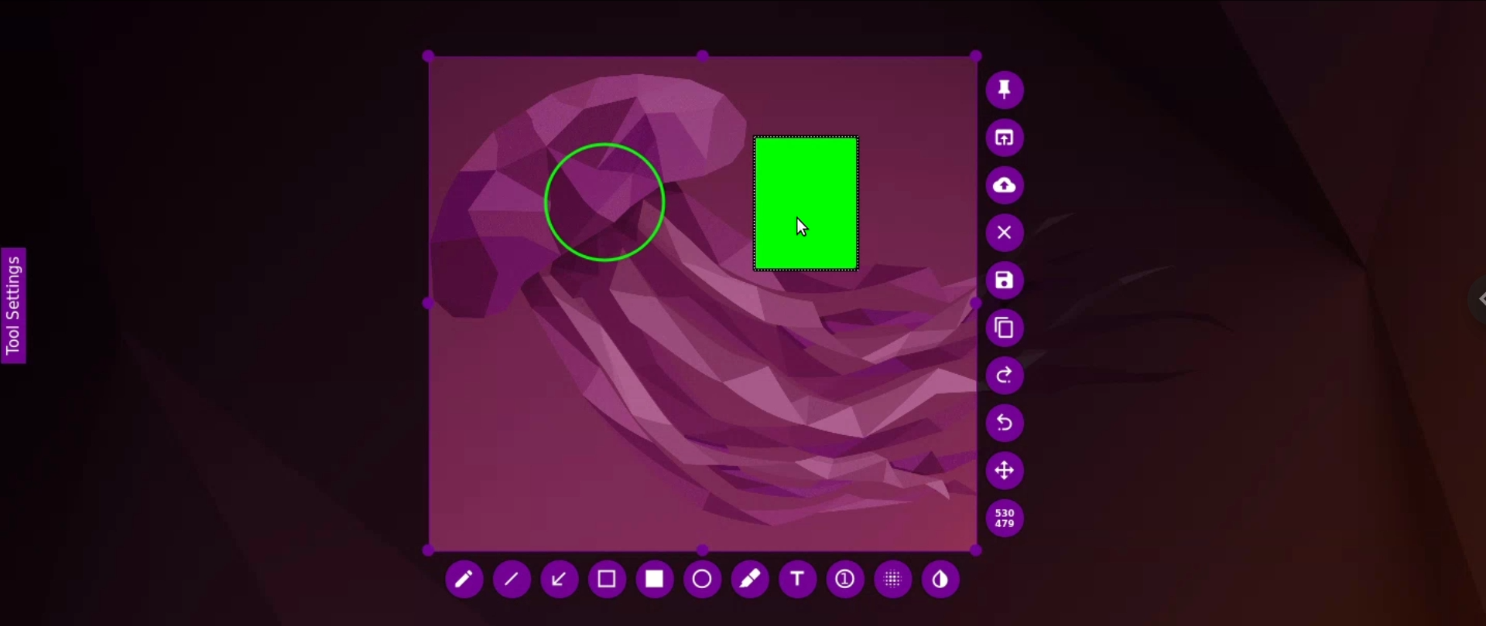  I want to click on cursor, so click(801, 224).